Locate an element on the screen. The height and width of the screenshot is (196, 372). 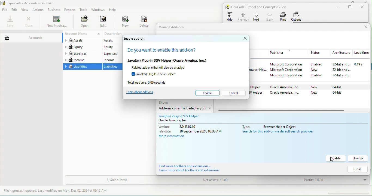
enable is located at coordinates (208, 93).